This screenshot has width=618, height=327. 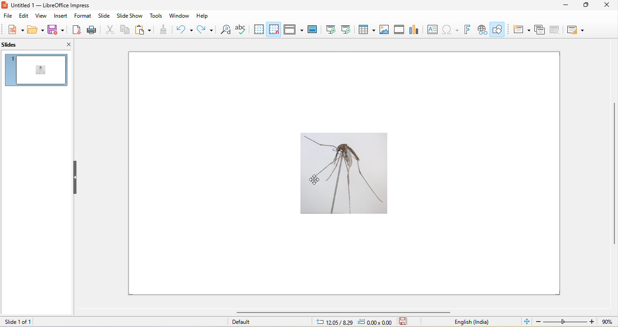 What do you see at coordinates (568, 5) in the screenshot?
I see `minimize` at bounding box center [568, 5].